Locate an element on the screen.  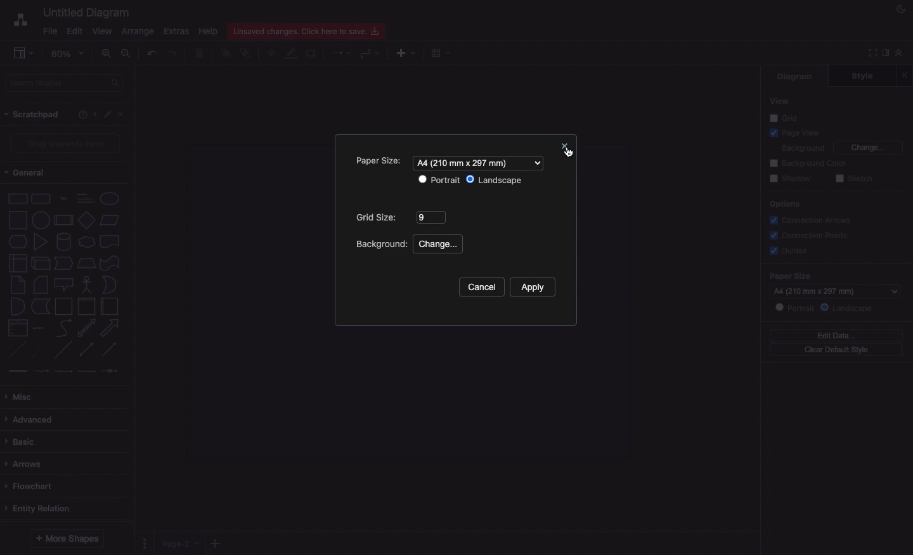
Zoom out is located at coordinates (127, 53).